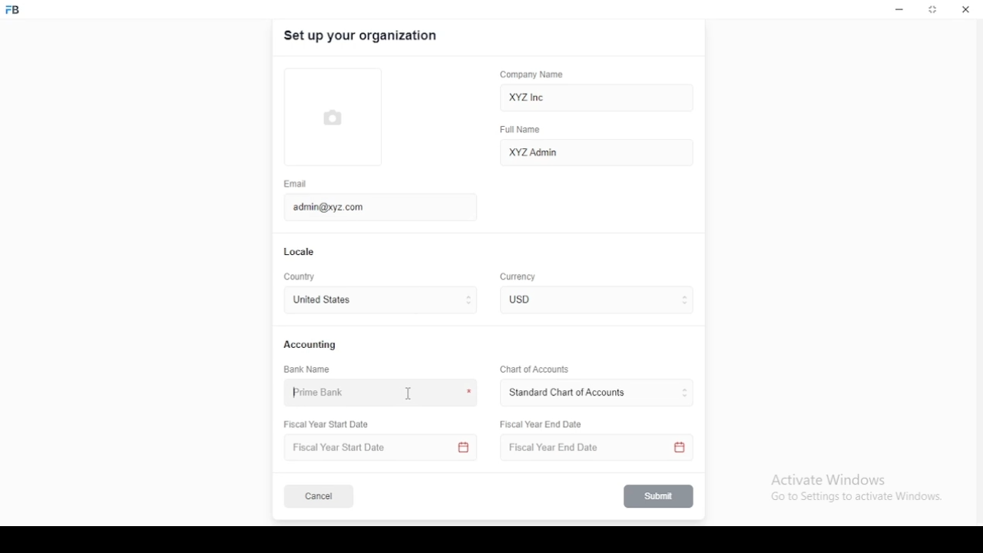 This screenshot has width=983, height=553. What do you see at coordinates (598, 98) in the screenshot?
I see `XYZ Inc` at bounding box center [598, 98].